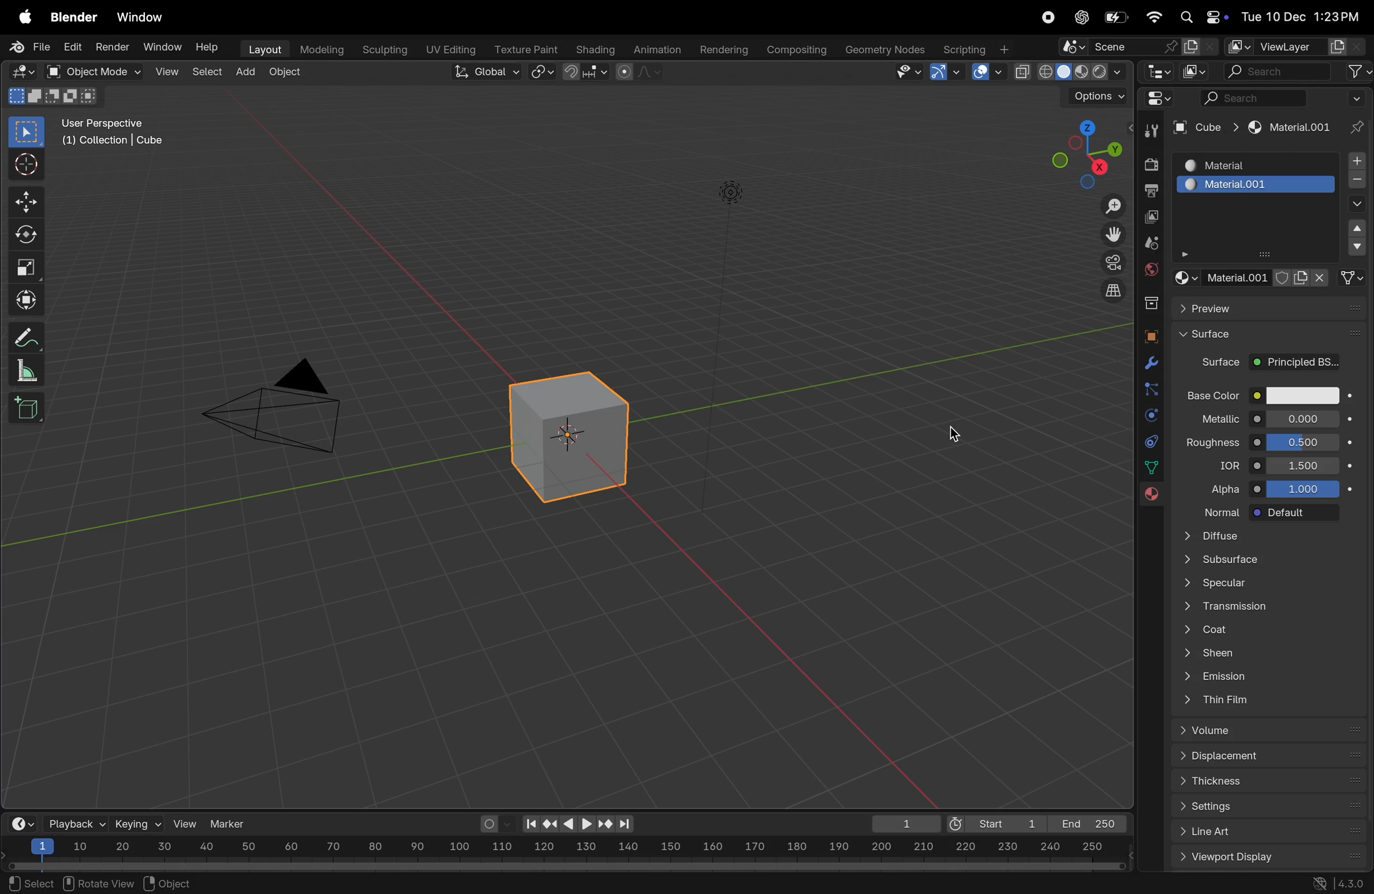 This screenshot has height=894, width=1374. What do you see at coordinates (144, 18) in the screenshot?
I see `window` at bounding box center [144, 18].